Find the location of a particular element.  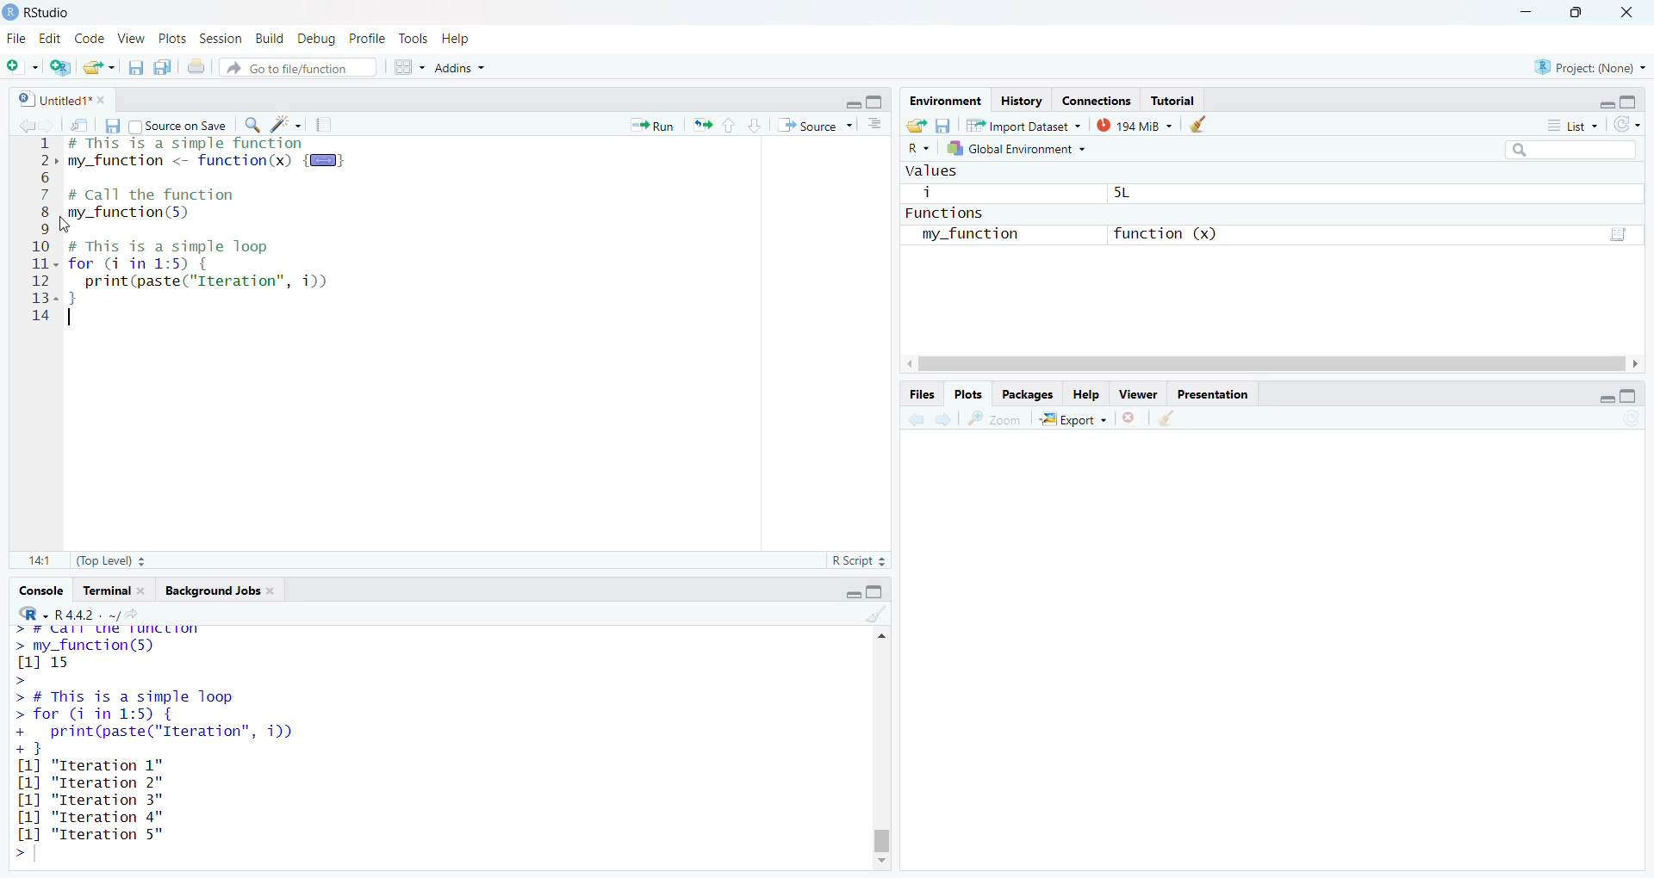

cursor is located at coordinates (65, 226).